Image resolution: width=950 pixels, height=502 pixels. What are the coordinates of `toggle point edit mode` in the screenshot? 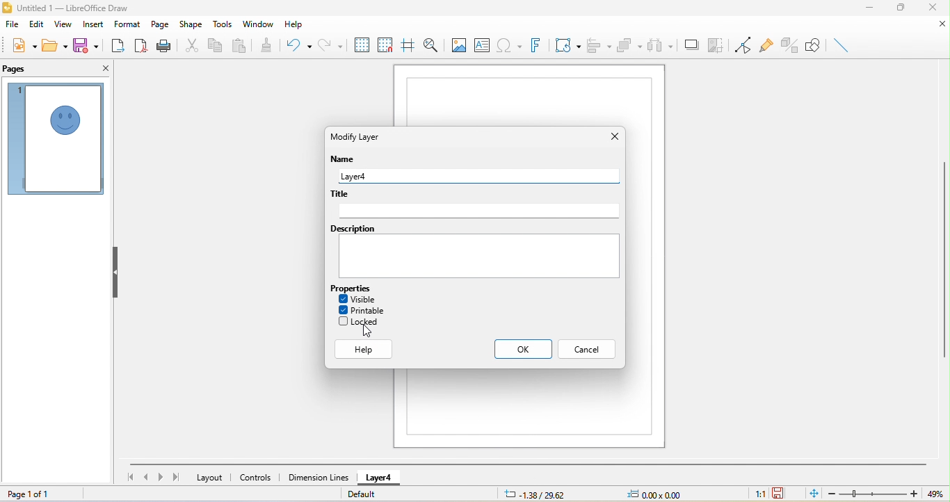 It's located at (743, 46).